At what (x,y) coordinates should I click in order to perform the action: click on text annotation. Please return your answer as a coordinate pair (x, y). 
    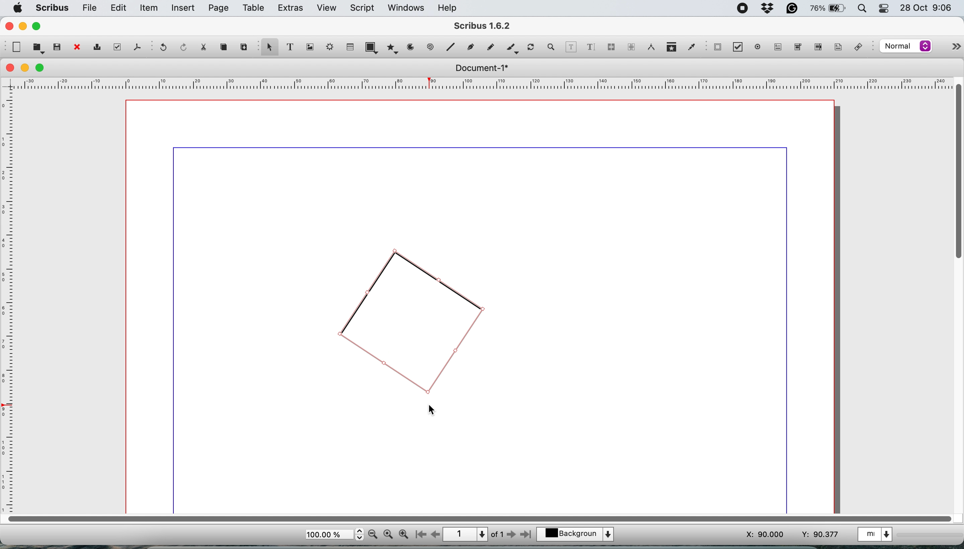
    Looking at the image, I should click on (837, 48).